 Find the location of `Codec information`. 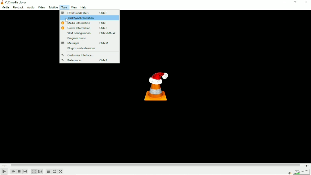

Codec information is located at coordinates (89, 29).